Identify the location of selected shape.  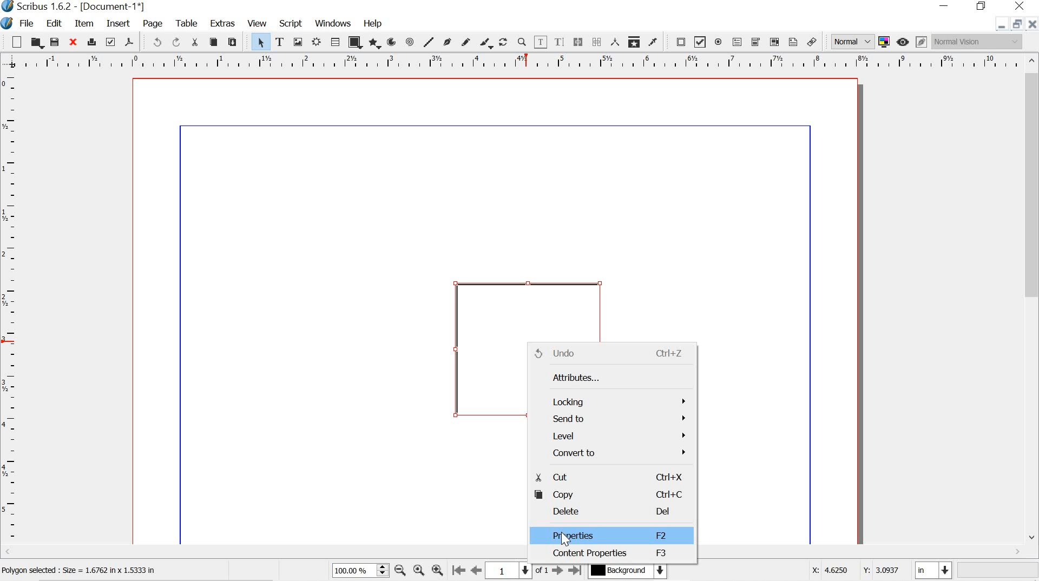
(480, 349).